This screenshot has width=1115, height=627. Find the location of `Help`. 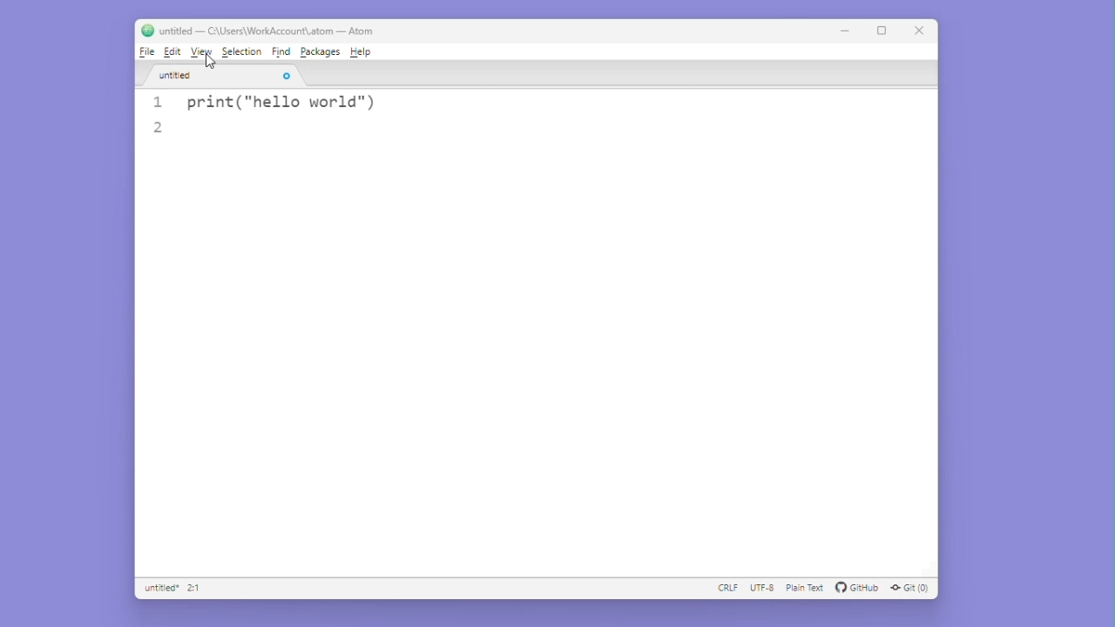

Help is located at coordinates (361, 51).